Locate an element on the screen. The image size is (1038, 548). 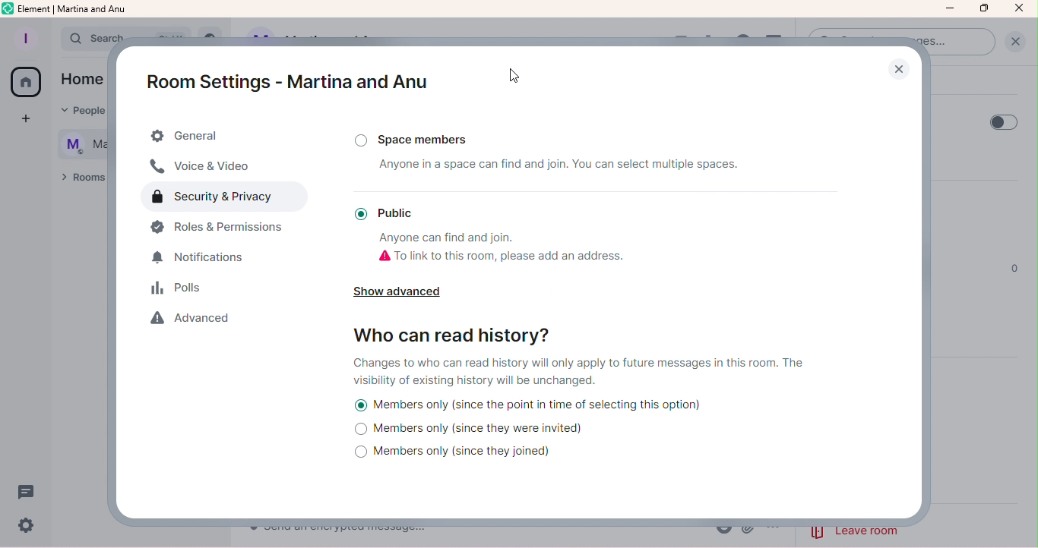
Cursor is located at coordinates (511, 76).